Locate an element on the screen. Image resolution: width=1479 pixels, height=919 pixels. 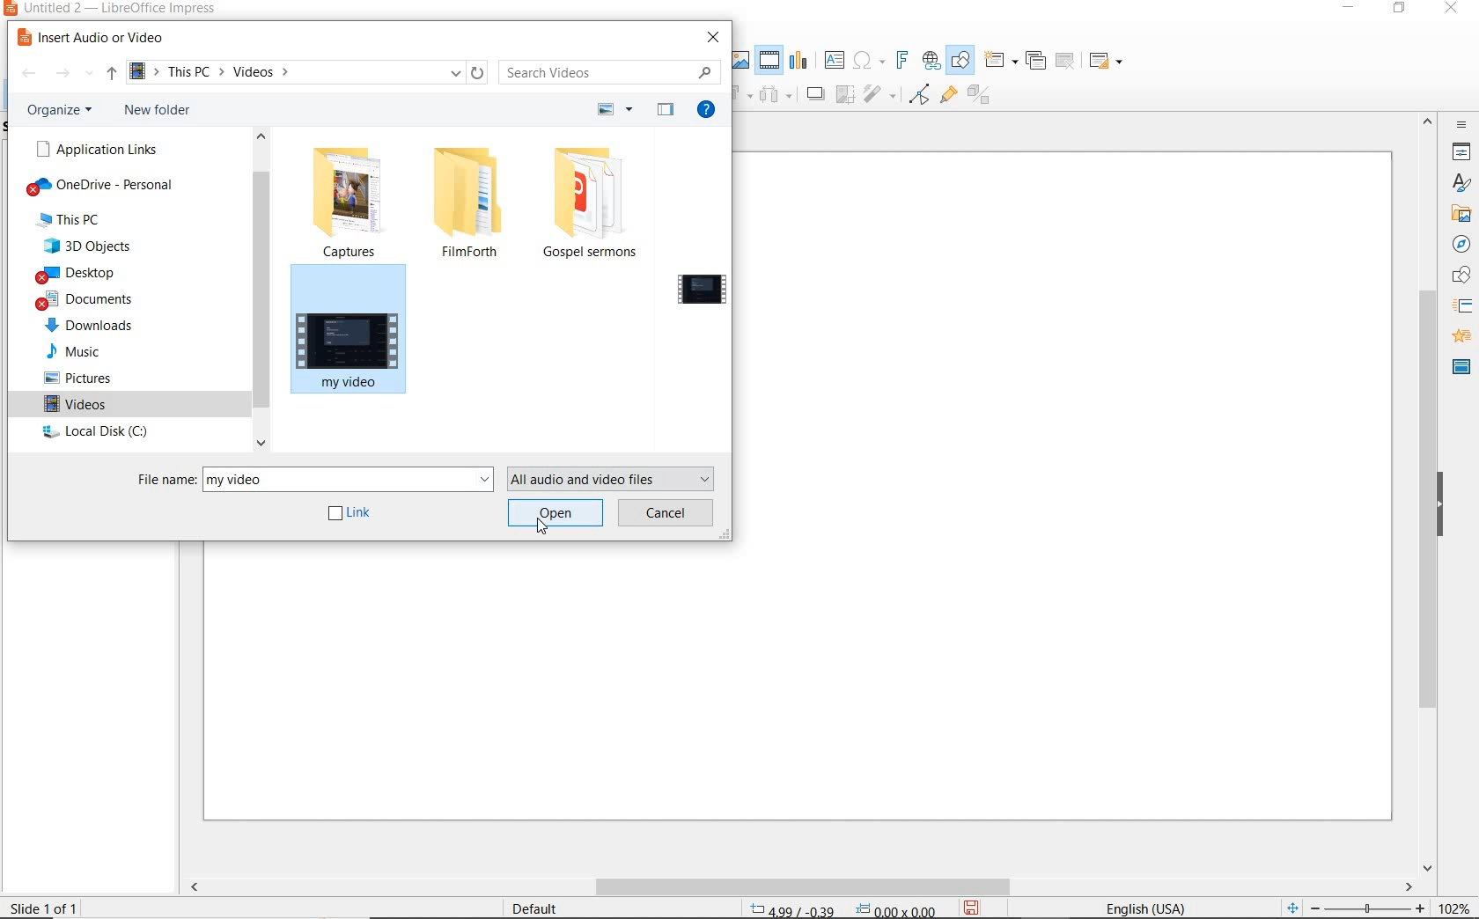
TOGGLE EXTRUSION is located at coordinates (980, 96).